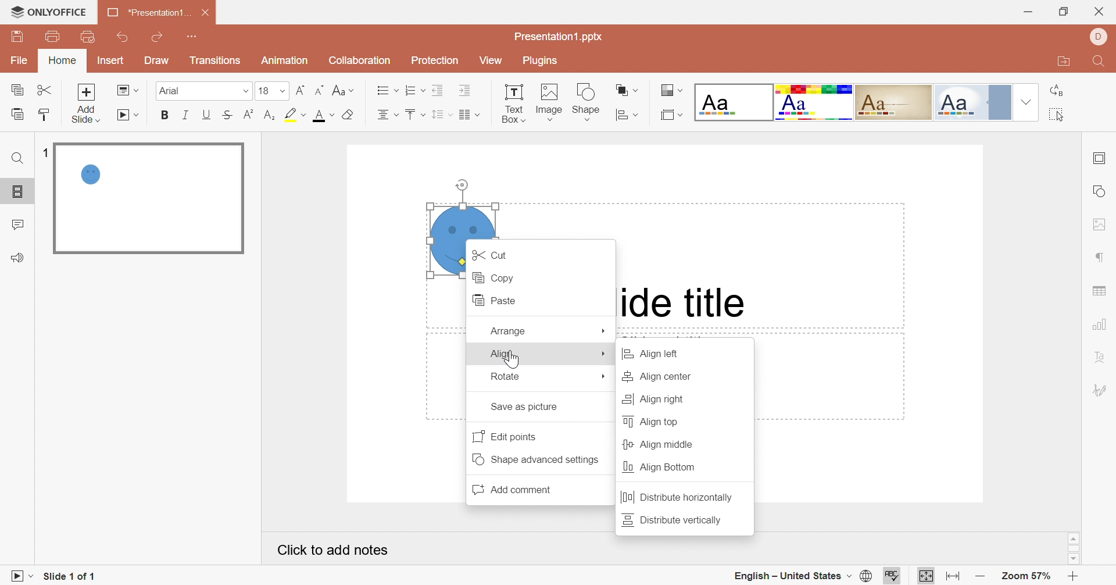  What do you see at coordinates (653, 398) in the screenshot?
I see `Align Right` at bounding box center [653, 398].